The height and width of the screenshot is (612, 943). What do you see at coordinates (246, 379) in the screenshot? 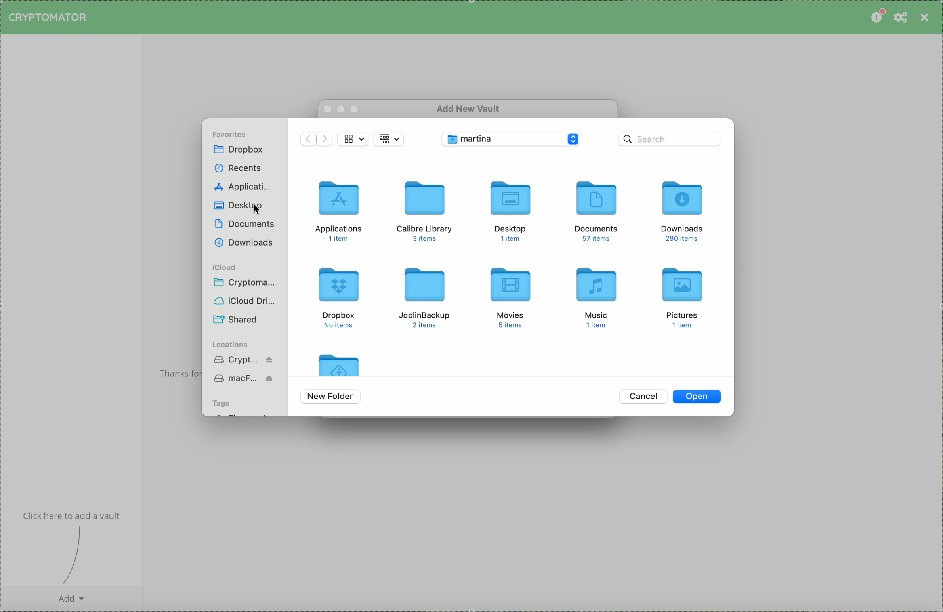
I see `Mac` at bounding box center [246, 379].